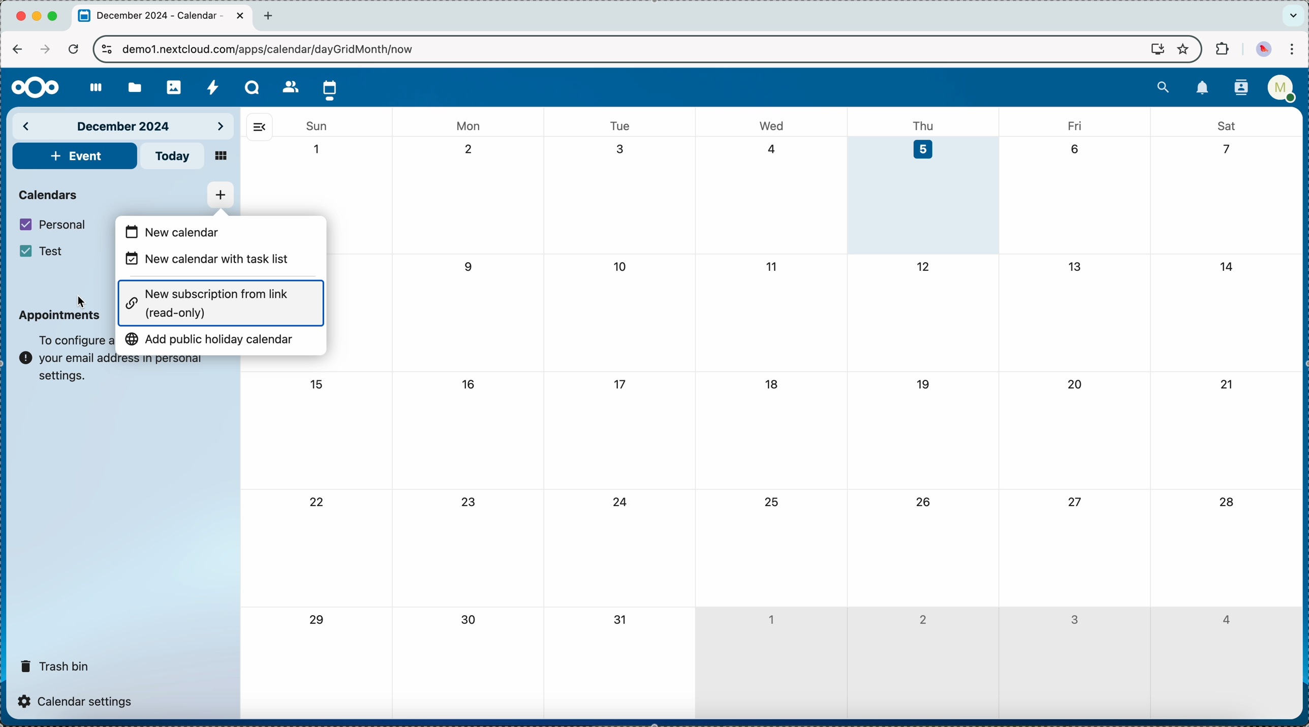 The width and height of the screenshot is (1309, 727). I want to click on thu, so click(928, 124).